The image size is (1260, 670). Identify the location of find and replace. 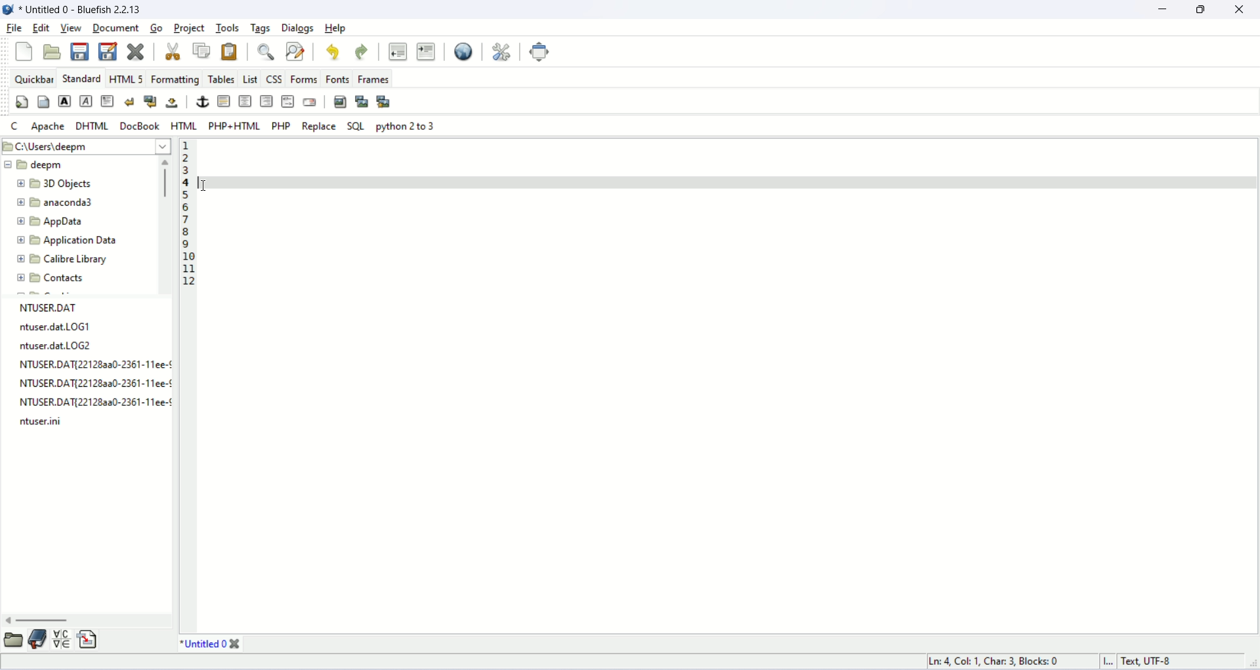
(293, 50).